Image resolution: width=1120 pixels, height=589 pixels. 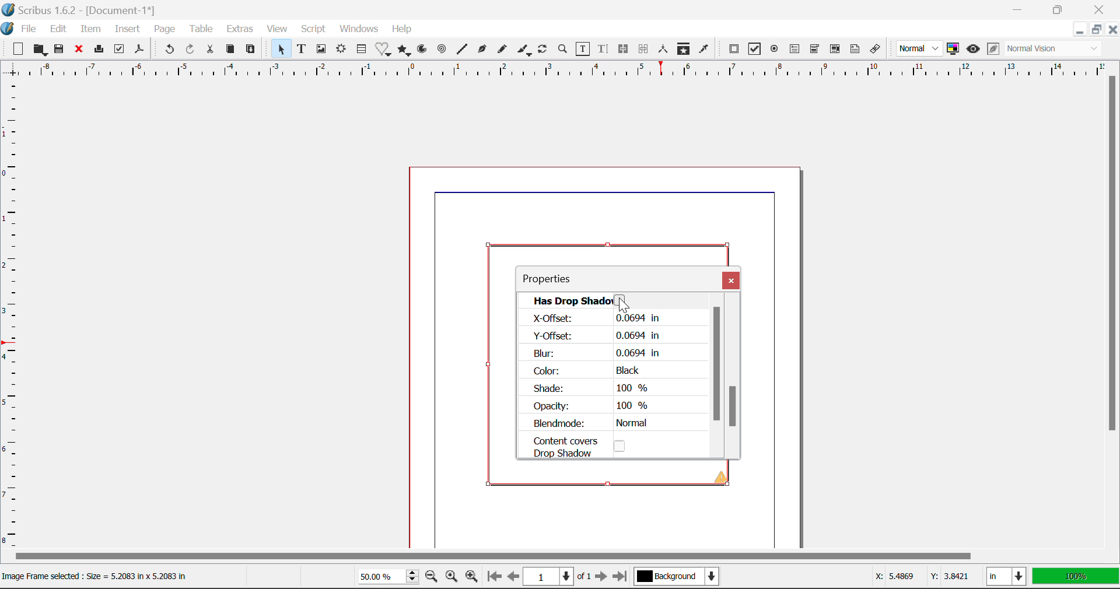 What do you see at coordinates (511, 576) in the screenshot?
I see `Previous page` at bounding box center [511, 576].